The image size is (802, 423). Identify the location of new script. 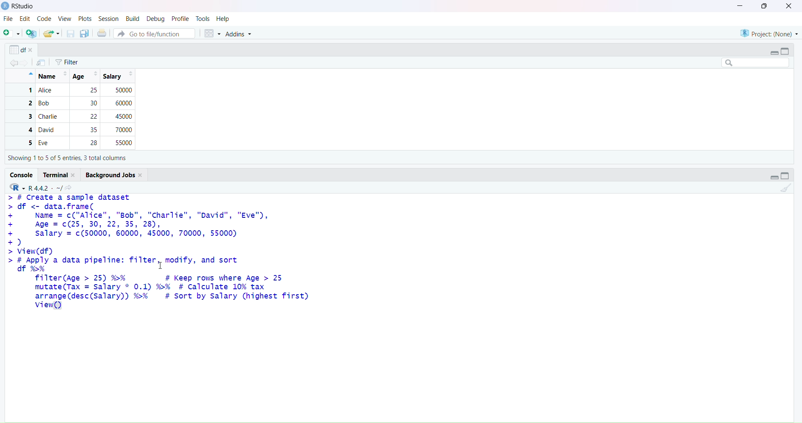
(11, 33).